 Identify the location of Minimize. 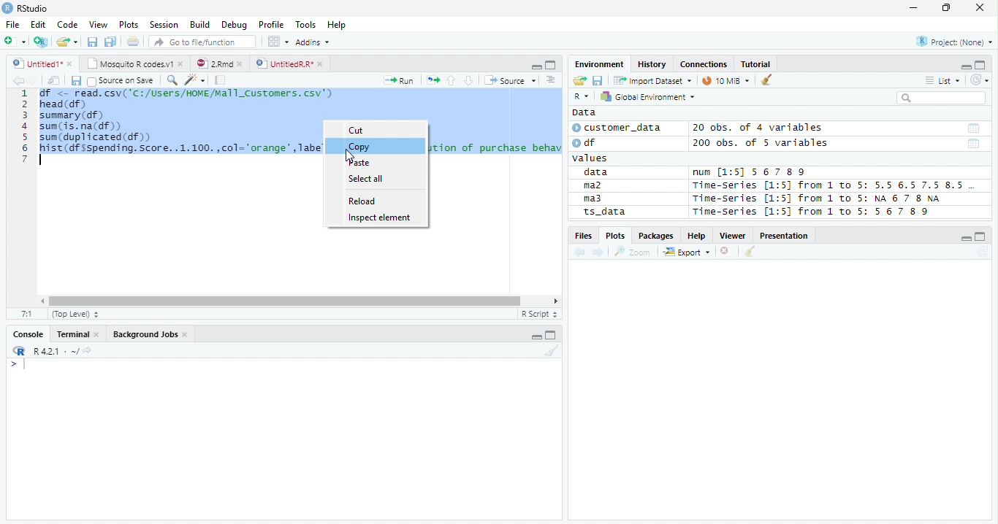
(535, 66).